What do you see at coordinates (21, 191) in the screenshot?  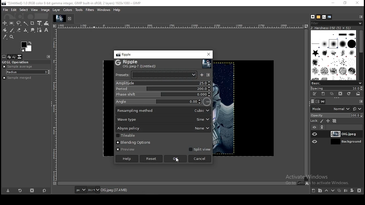 I see `restore tool preset` at bounding box center [21, 191].